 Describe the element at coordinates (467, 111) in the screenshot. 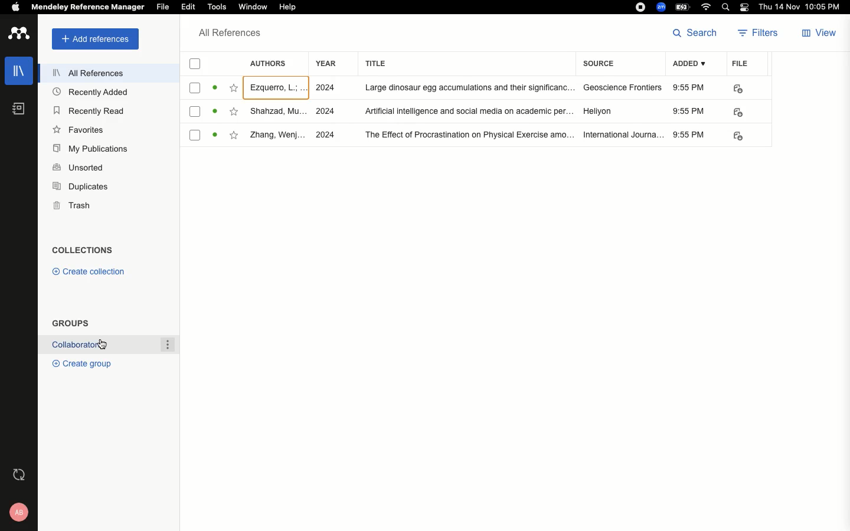

I see `title` at that location.